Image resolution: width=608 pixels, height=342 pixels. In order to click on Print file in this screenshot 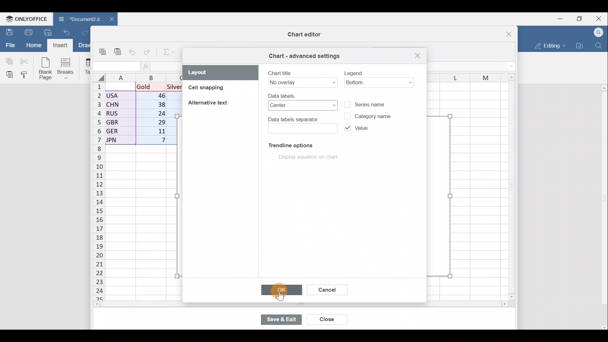, I will do `click(28, 32)`.